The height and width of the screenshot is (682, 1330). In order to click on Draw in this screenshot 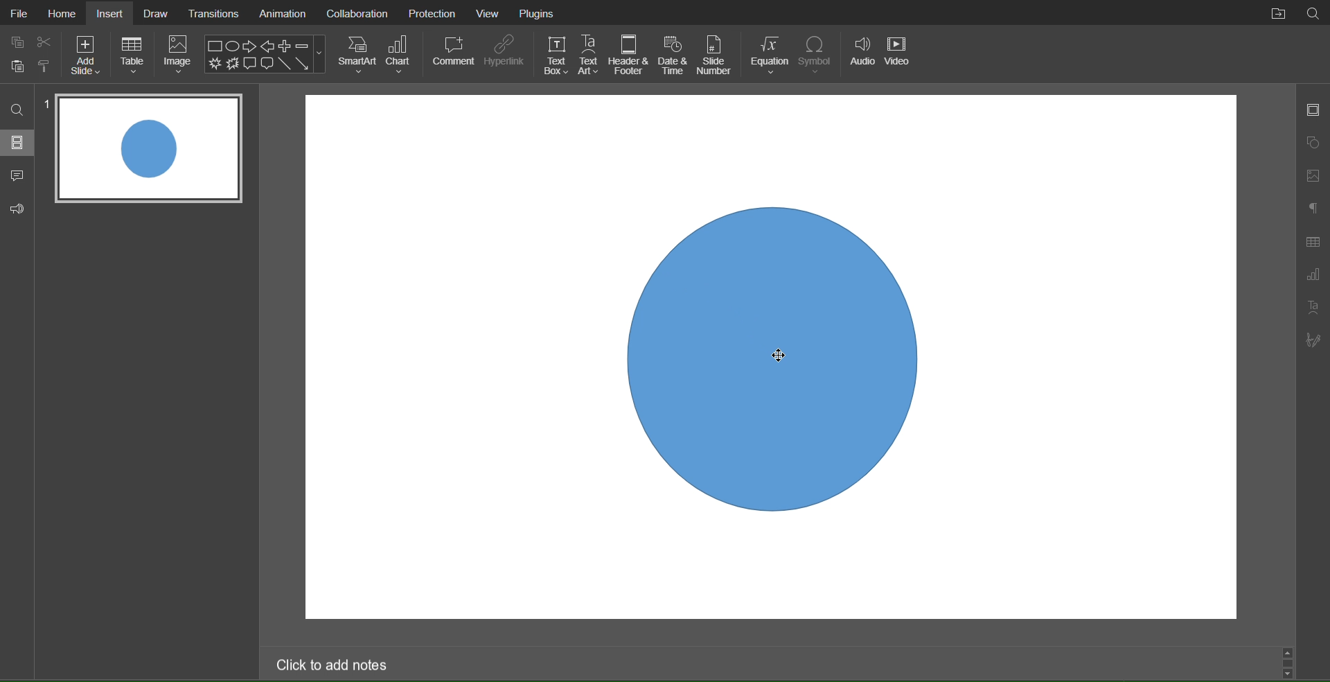, I will do `click(157, 12)`.